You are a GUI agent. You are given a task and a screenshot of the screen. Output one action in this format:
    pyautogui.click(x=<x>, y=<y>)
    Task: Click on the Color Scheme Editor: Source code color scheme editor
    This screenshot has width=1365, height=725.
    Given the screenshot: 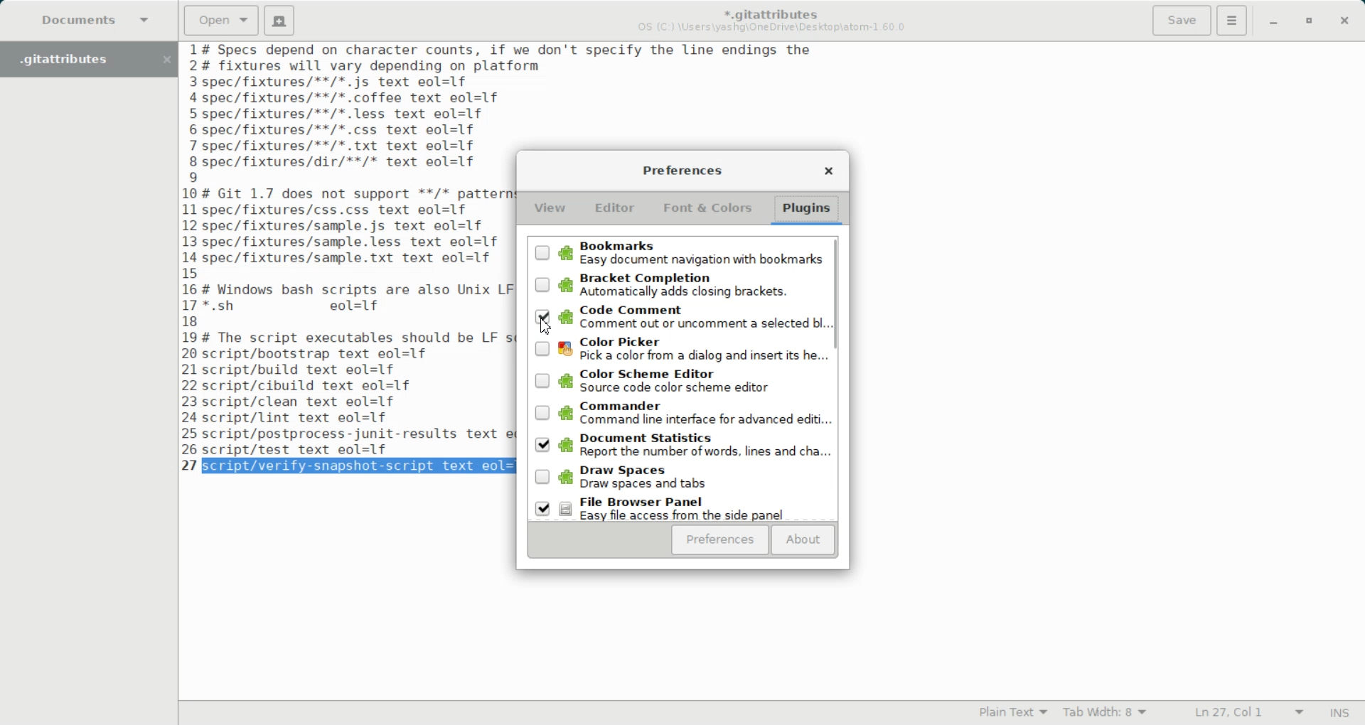 What is the action you would take?
    pyautogui.click(x=677, y=382)
    